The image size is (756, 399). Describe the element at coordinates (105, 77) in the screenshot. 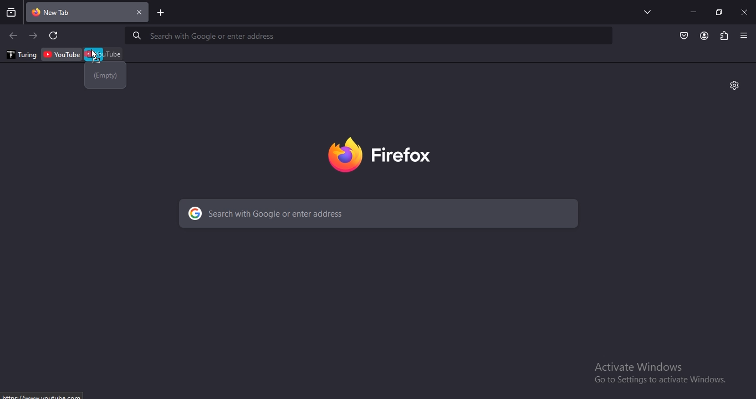

I see `emtpy` at that location.